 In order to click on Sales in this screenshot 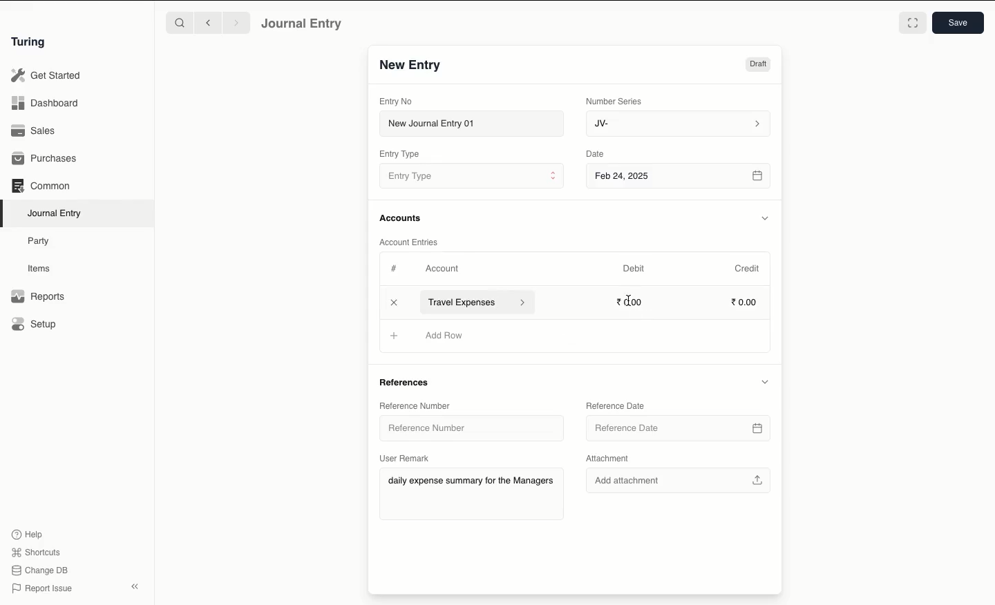, I will do `click(35, 131)`.